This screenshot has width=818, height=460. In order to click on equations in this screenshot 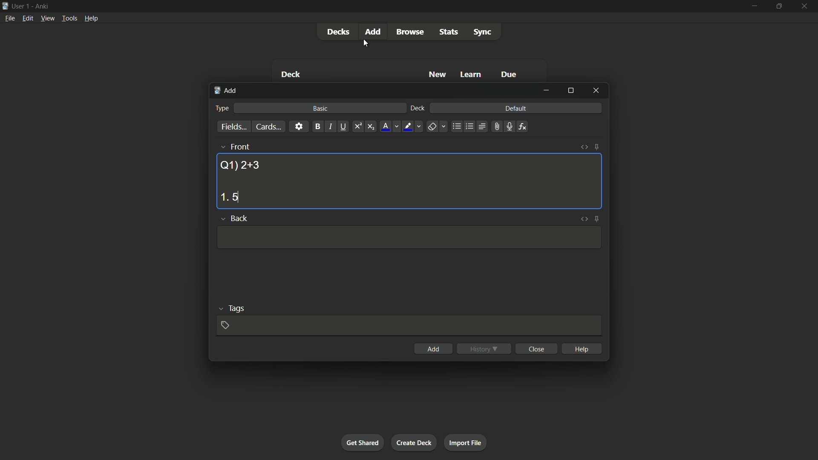, I will do `click(522, 126)`.